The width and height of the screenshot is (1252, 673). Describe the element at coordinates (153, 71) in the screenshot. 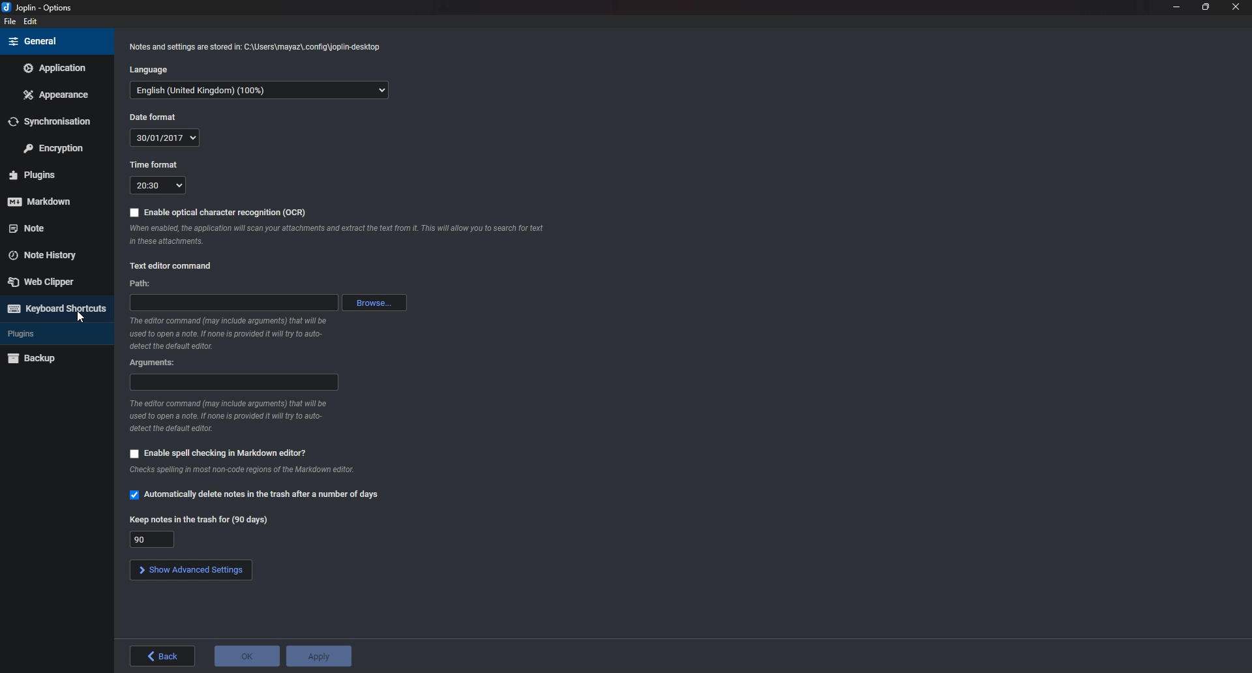

I see `Language` at that location.